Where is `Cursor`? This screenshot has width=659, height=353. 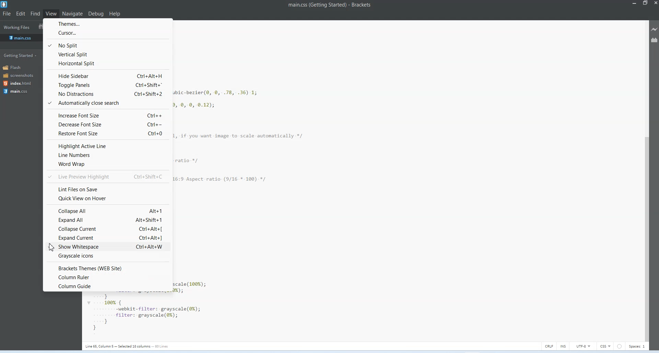 Cursor is located at coordinates (53, 247).